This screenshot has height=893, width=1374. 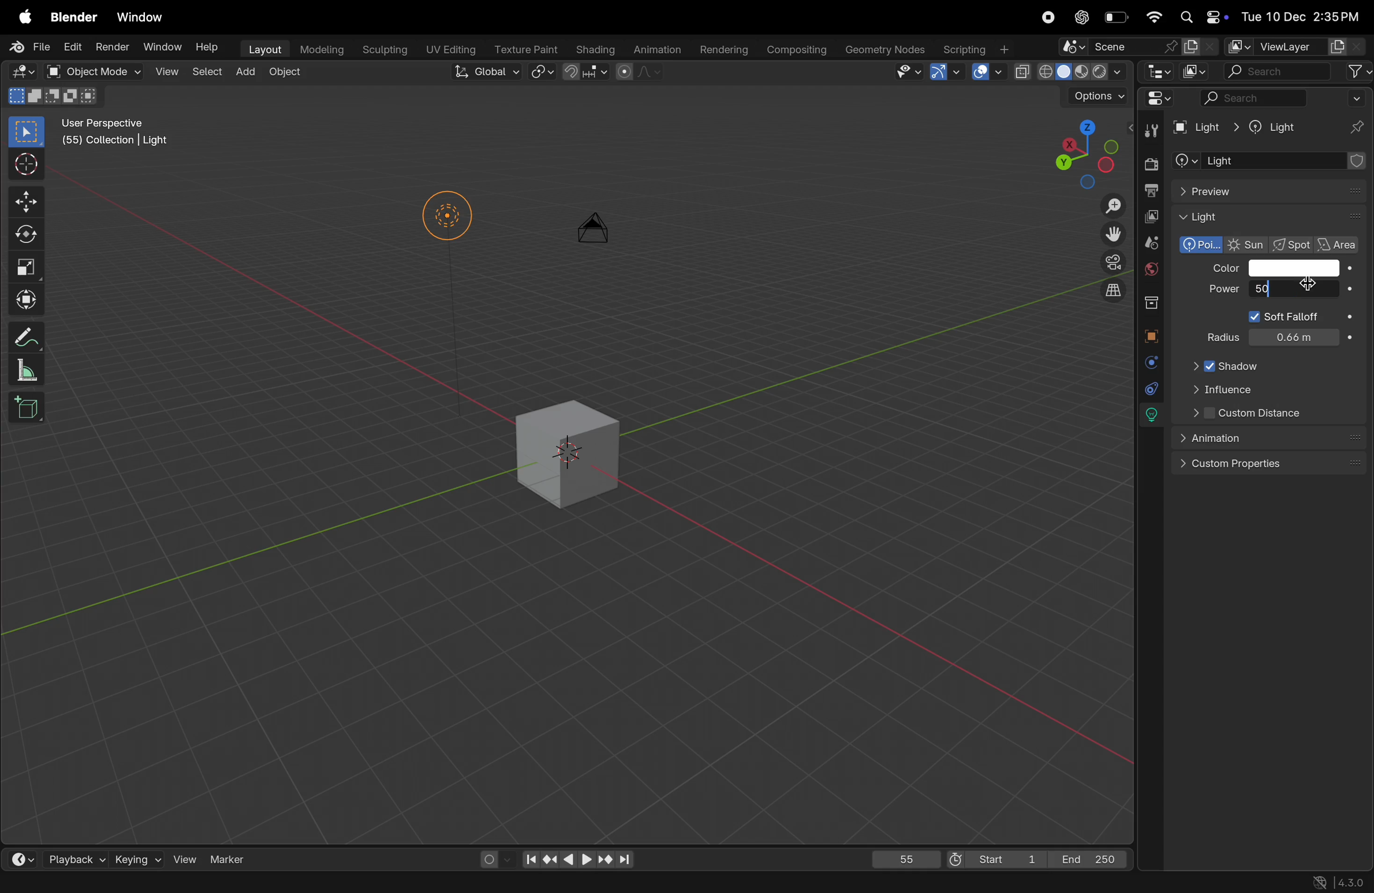 What do you see at coordinates (1115, 208) in the screenshot?
I see `Zoom` at bounding box center [1115, 208].